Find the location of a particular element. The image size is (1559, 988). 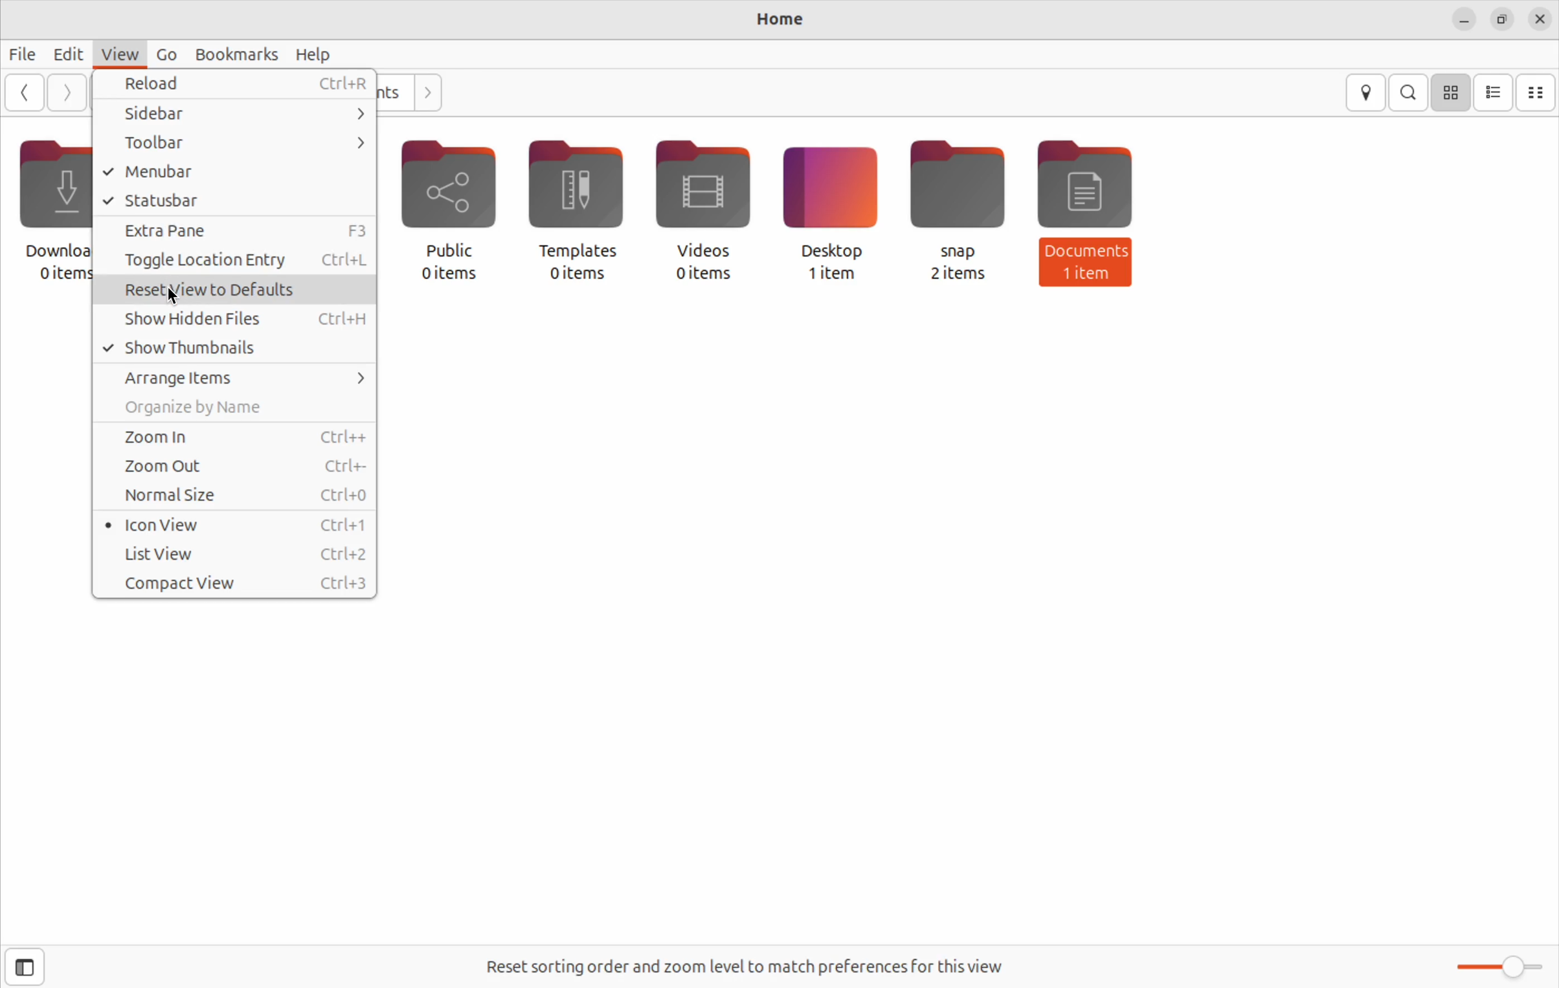

snap is located at coordinates (959, 194).